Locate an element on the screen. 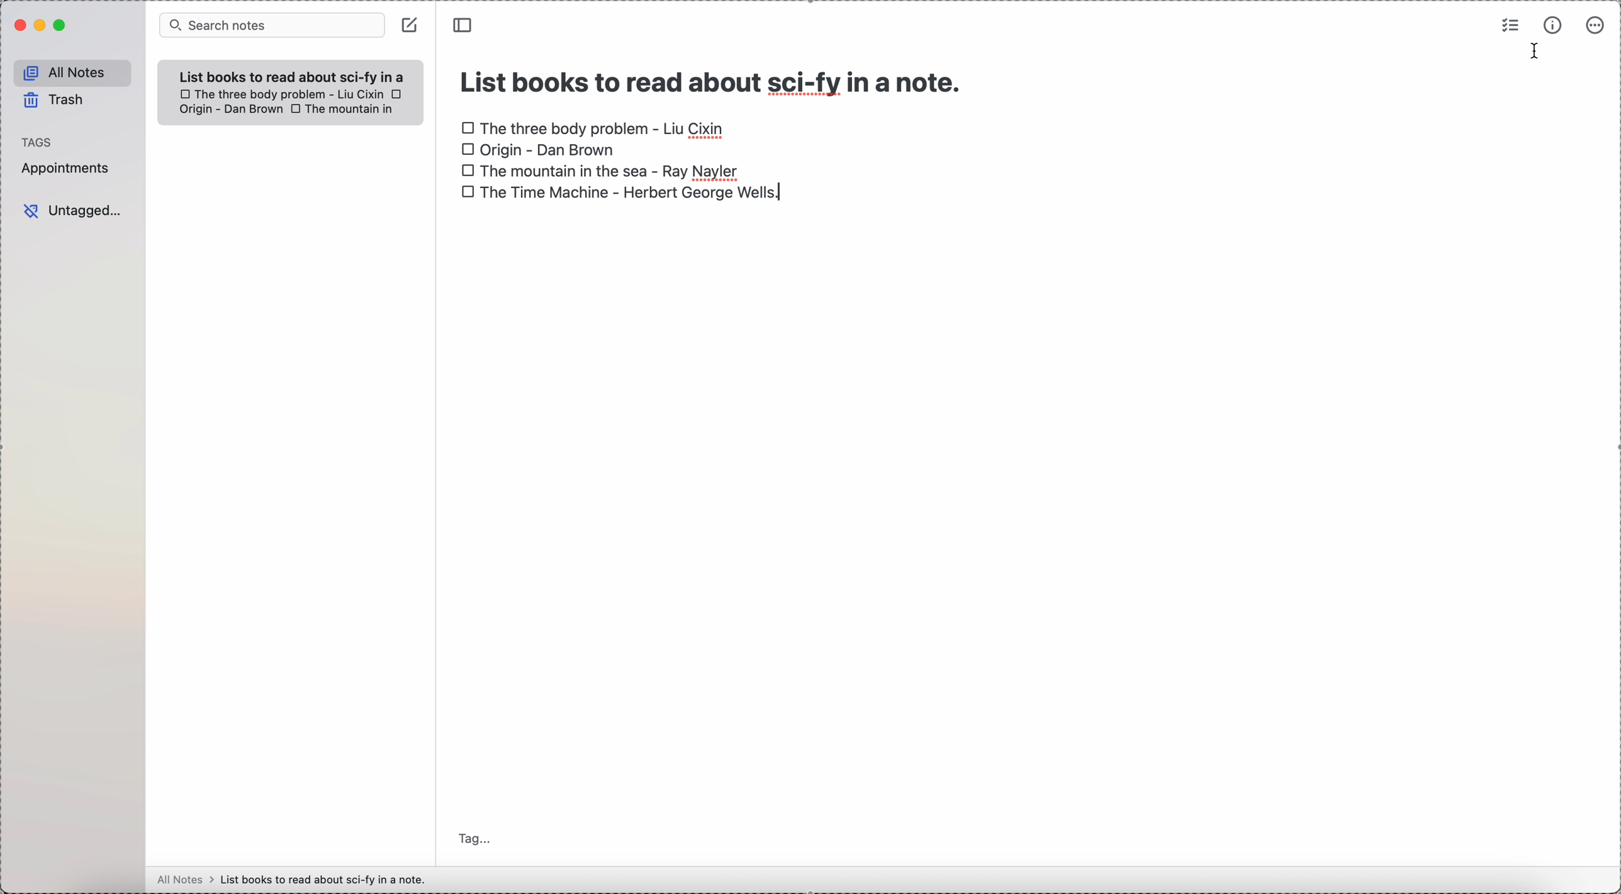 The height and width of the screenshot is (894, 1621). title: List books to read about sci-fy in a note. is located at coordinates (714, 79).